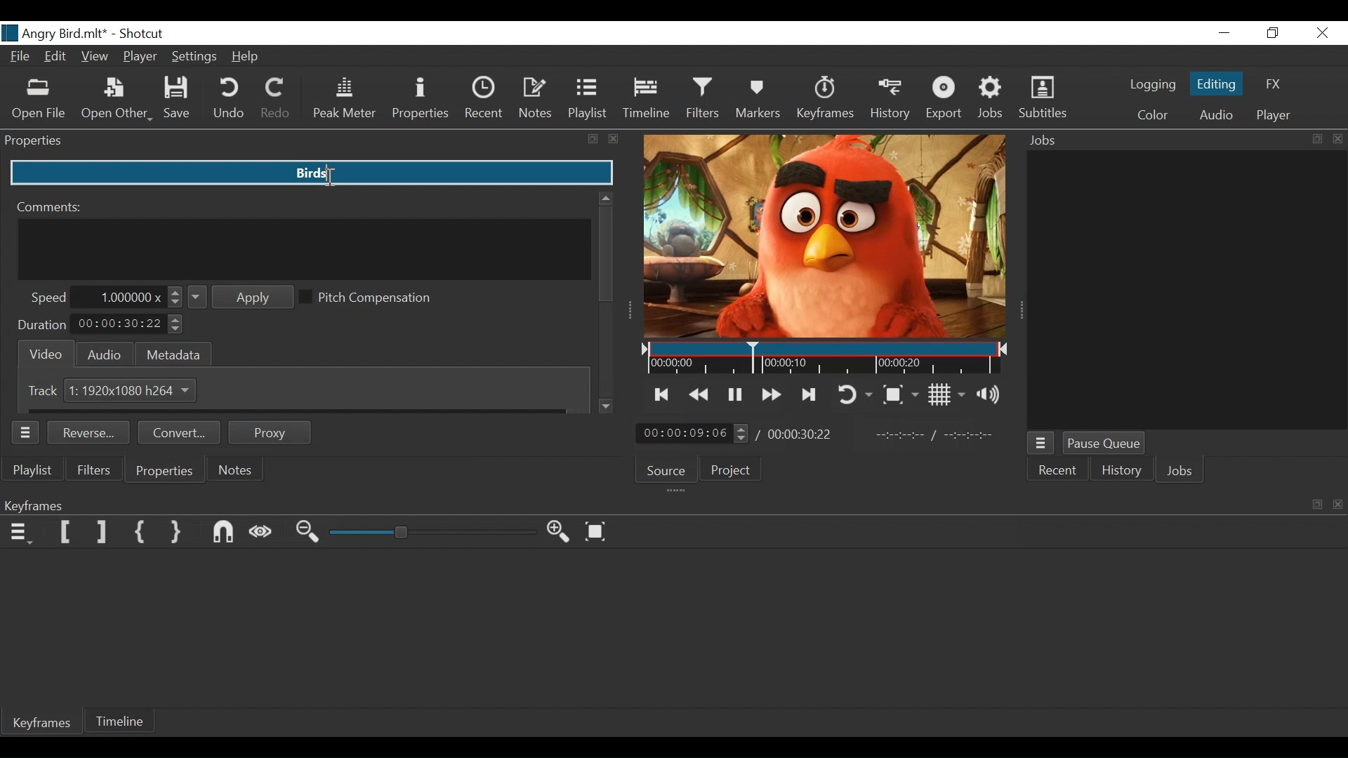  I want to click on Set Second Simple Keyframe, so click(179, 533).